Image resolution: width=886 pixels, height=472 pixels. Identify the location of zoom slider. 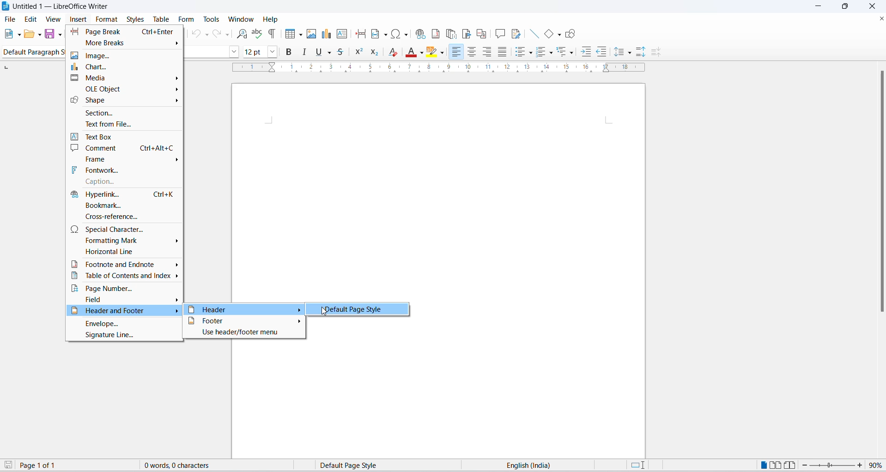
(831, 466).